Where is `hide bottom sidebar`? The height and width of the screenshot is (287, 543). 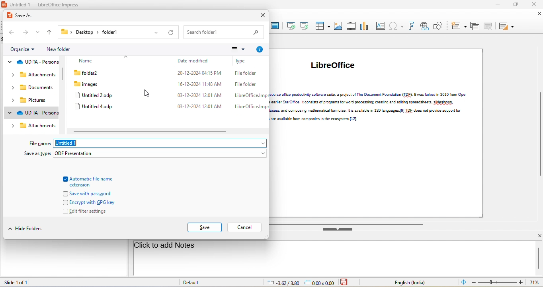 hide bottom sidebar is located at coordinates (338, 229).